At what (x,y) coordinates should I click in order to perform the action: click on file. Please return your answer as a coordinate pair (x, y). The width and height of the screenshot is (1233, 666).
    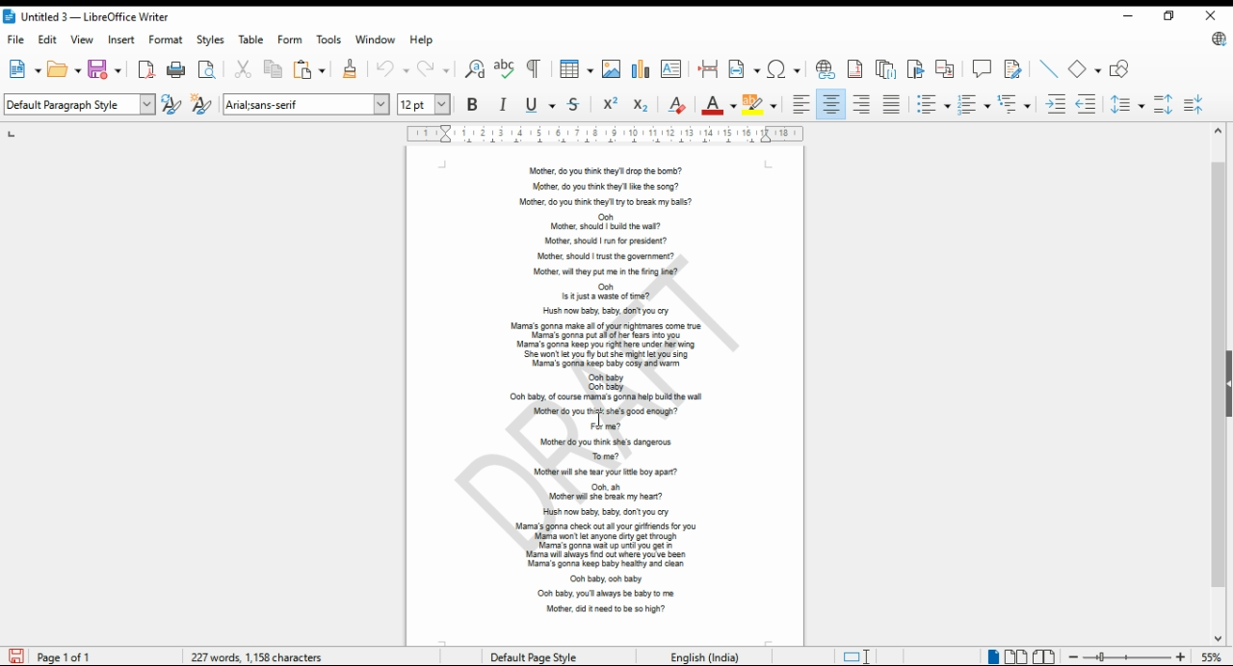
    Looking at the image, I should click on (16, 41).